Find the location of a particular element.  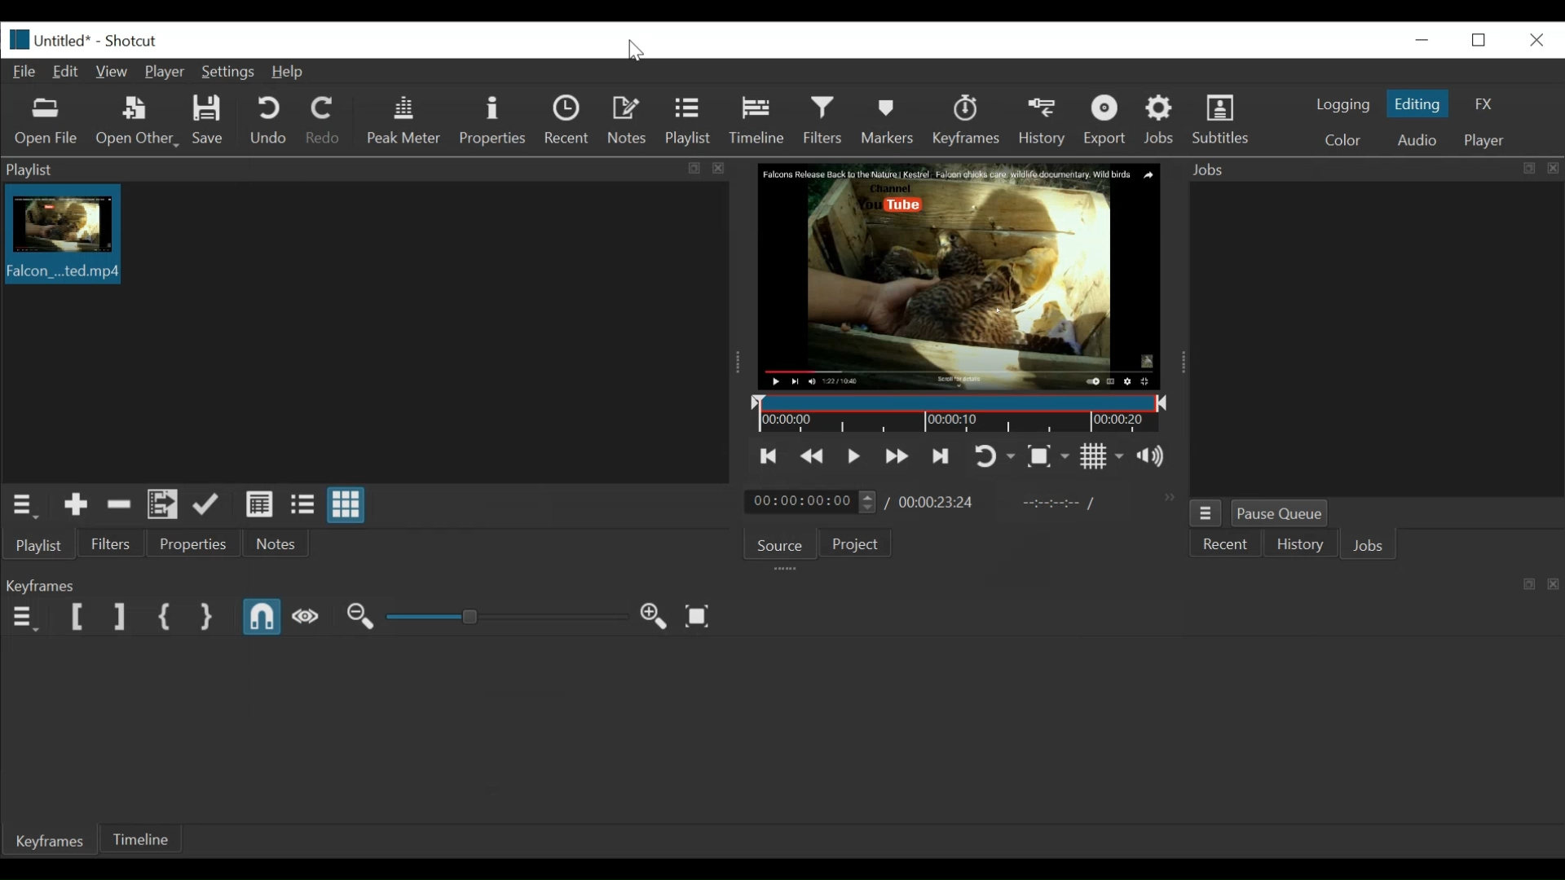

Snap is located at coordinates (265, 618).